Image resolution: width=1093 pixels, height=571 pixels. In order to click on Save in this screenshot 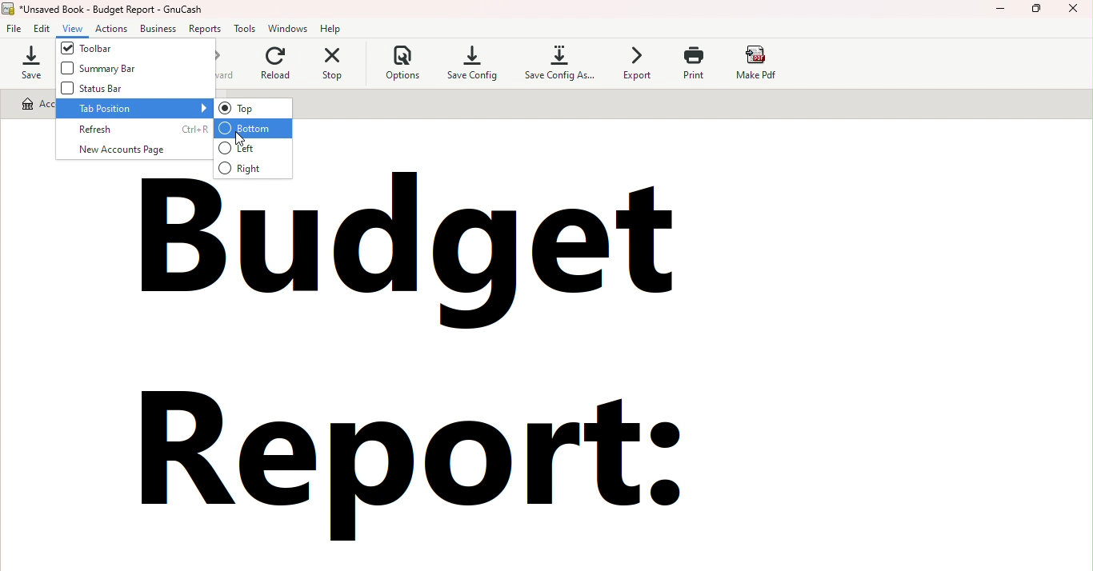, I will do `click(26, 62)`.